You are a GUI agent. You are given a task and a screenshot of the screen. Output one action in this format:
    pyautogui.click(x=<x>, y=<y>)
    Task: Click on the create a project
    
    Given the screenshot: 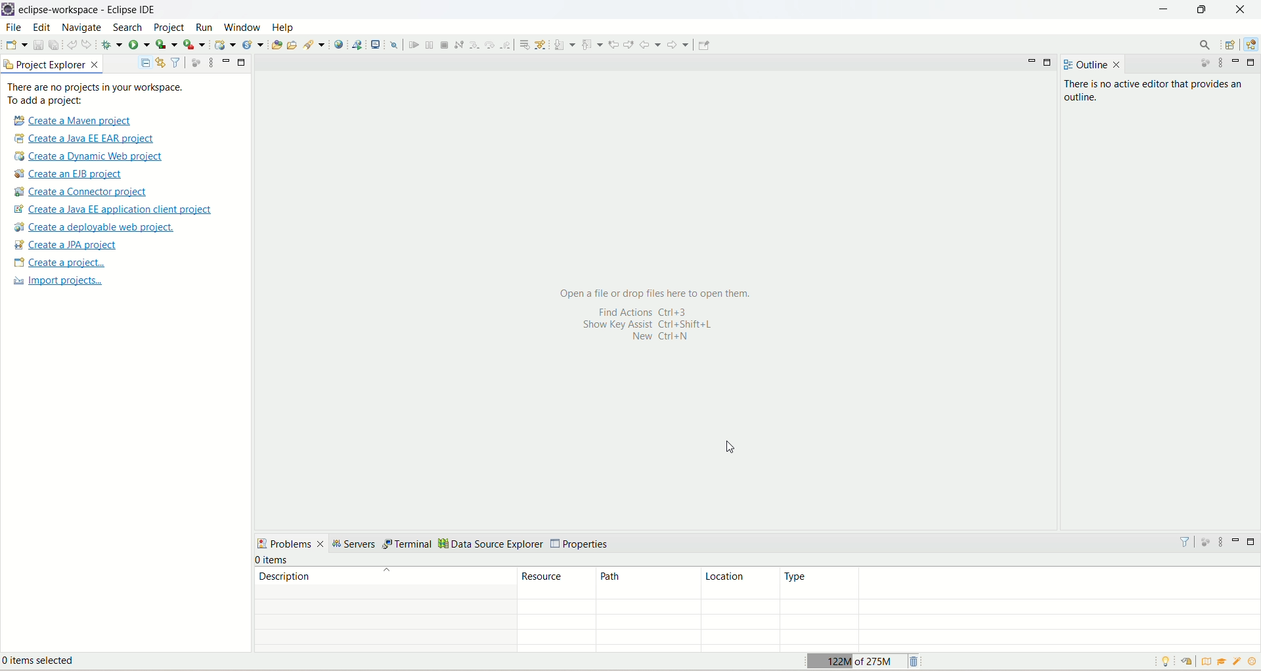 What is the action you would take?
    pyautogui.click(x=58, y=263)
    